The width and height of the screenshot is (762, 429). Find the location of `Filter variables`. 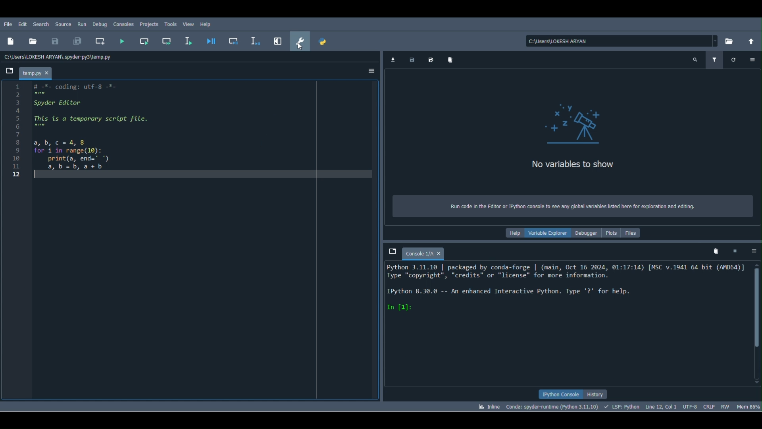

Filter variables is located at coordinates (718, 61).